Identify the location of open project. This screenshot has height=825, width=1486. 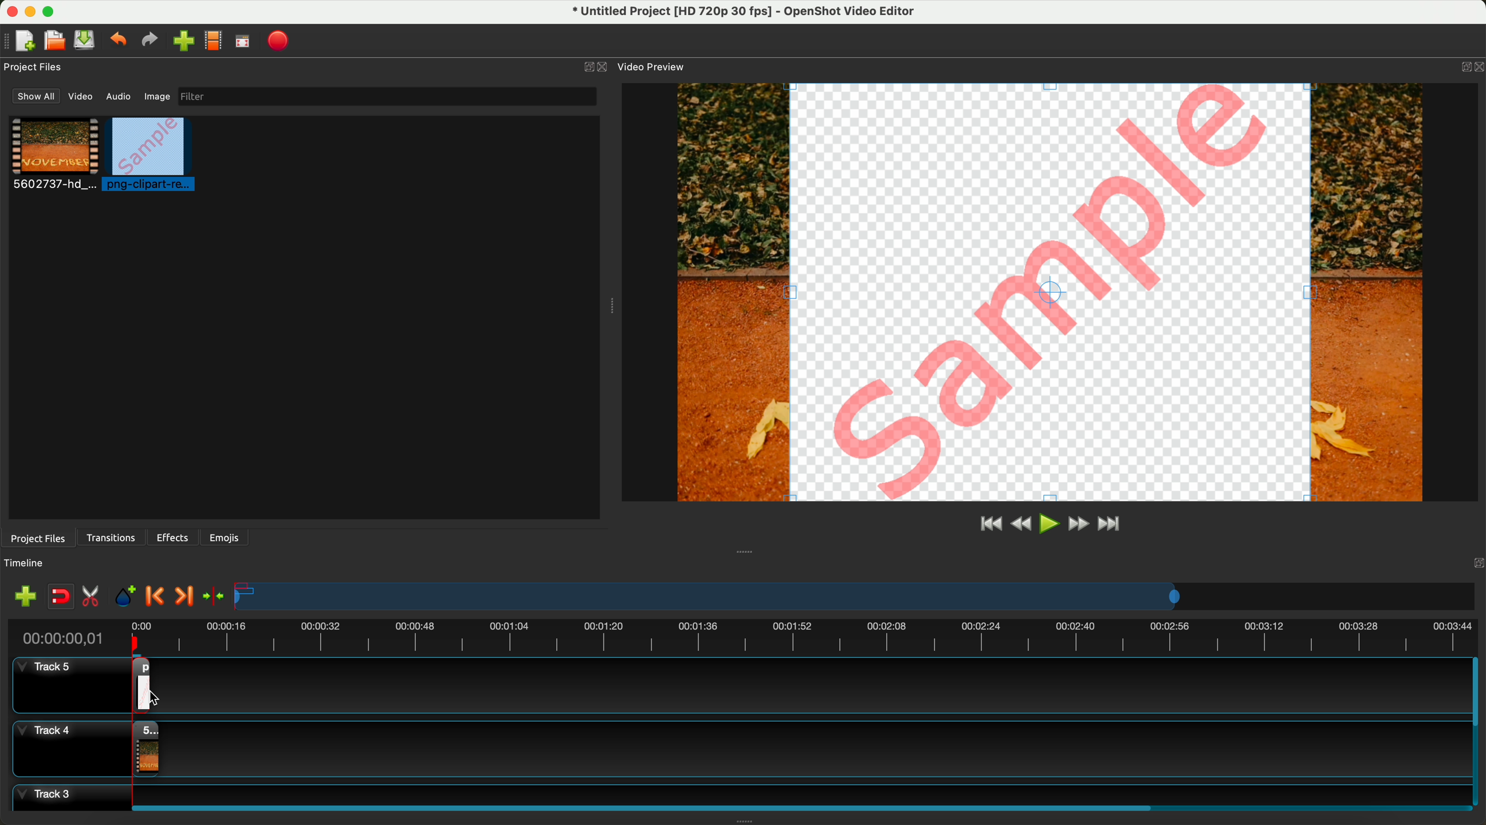
(54, 42).